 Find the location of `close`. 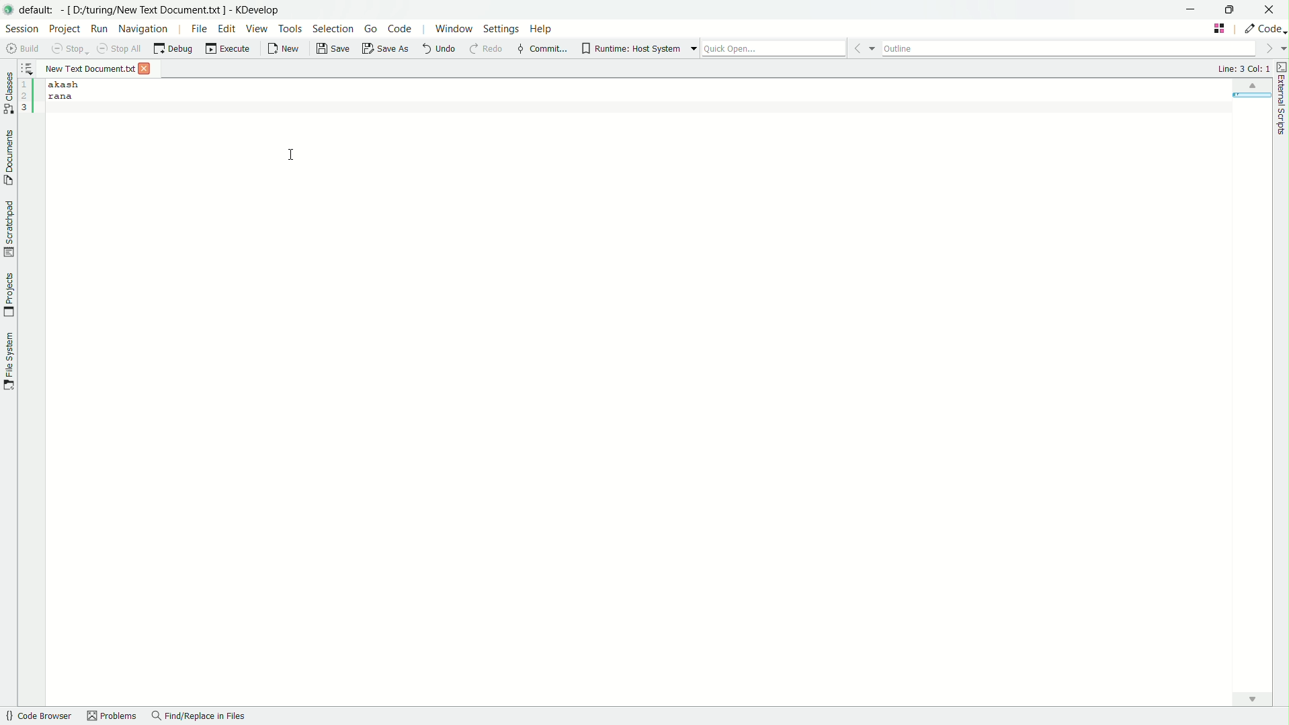

close is located at coordinates (1273, 9).